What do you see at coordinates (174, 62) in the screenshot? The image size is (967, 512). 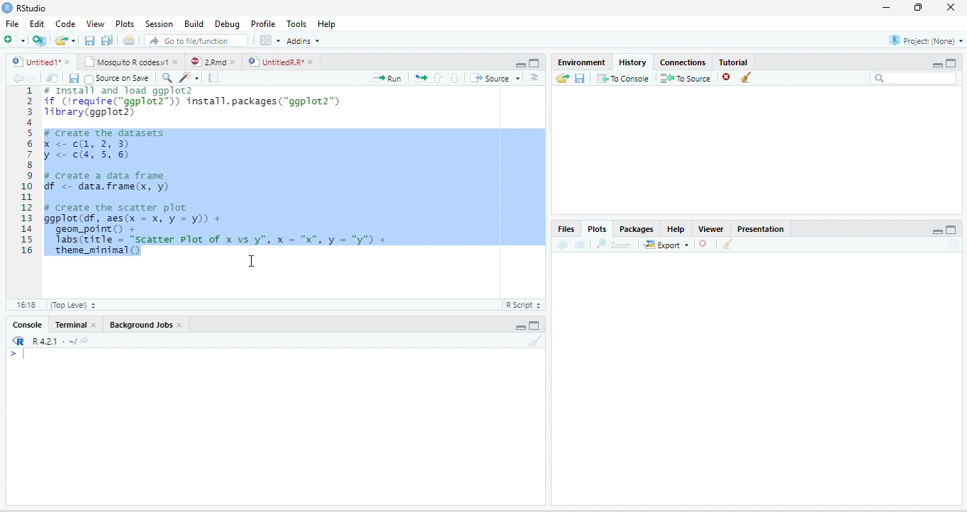 I see `close` at bounding box center [174, 62].